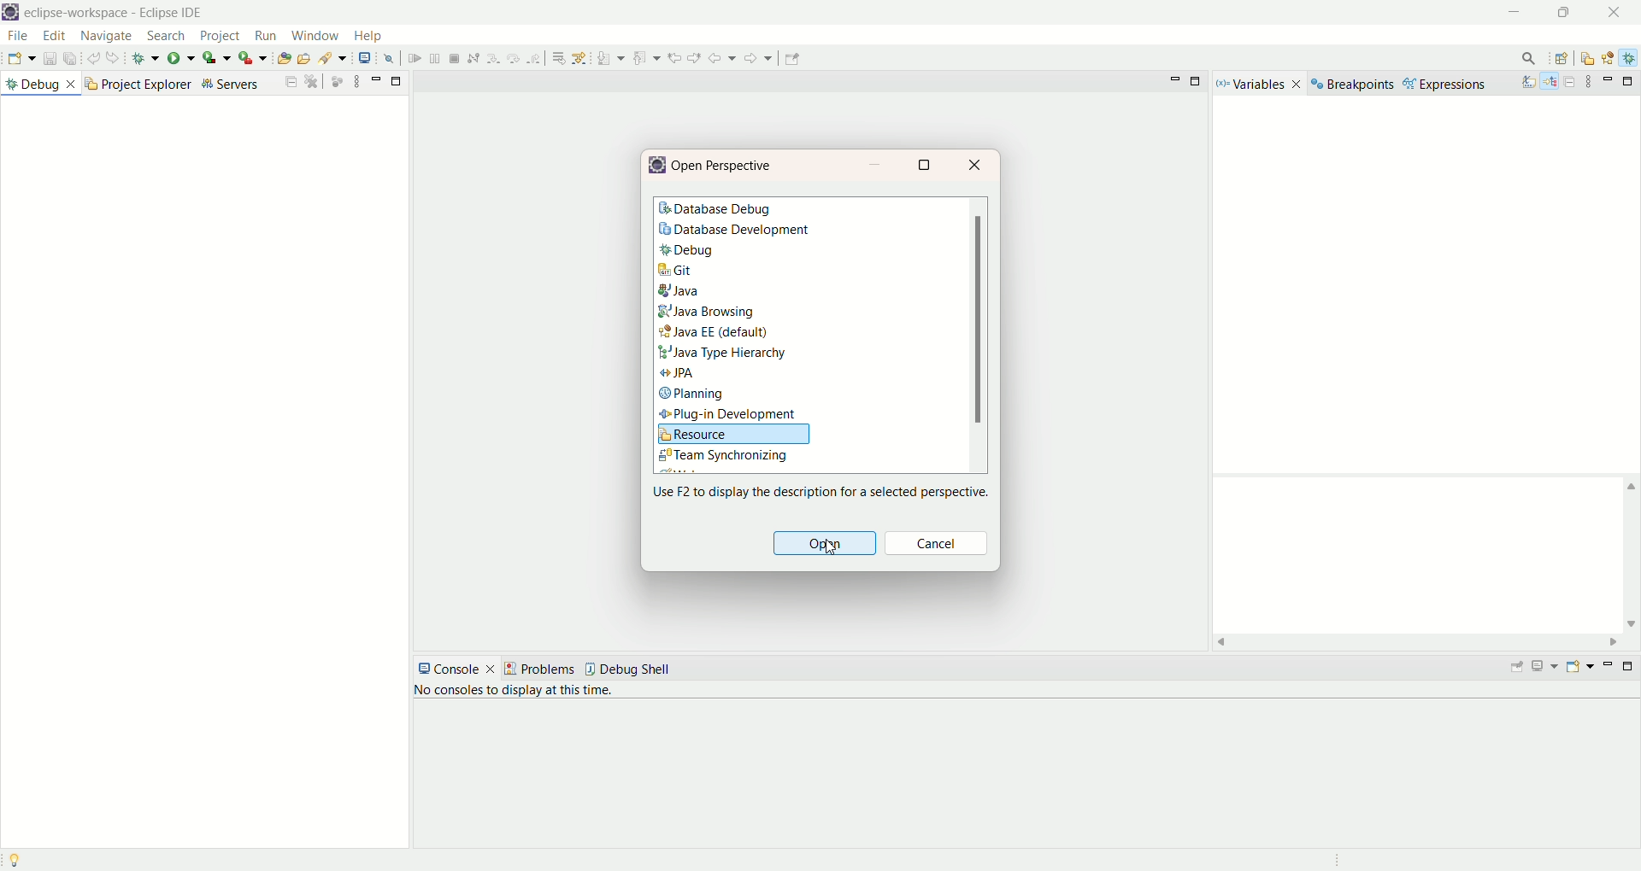 The width and height of the screenshot is (1641, 871). Describe the element at coordinates (487, 57) in the screenshot. I see `open a terminal` at that location.